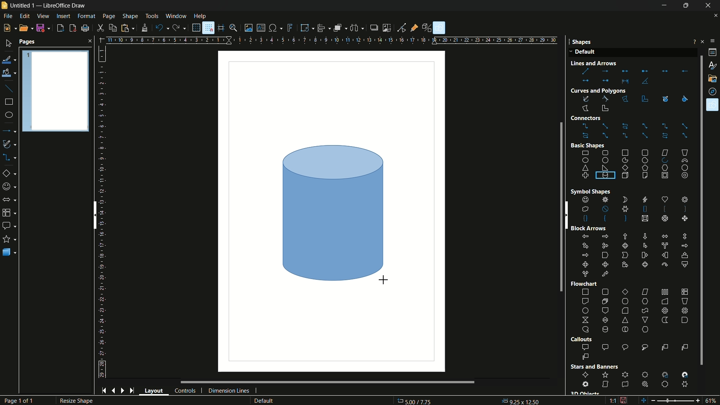  What do you see at coordinates (9, 88) in the screenshot?
I see `insert line` at bounding box center [9, 88].